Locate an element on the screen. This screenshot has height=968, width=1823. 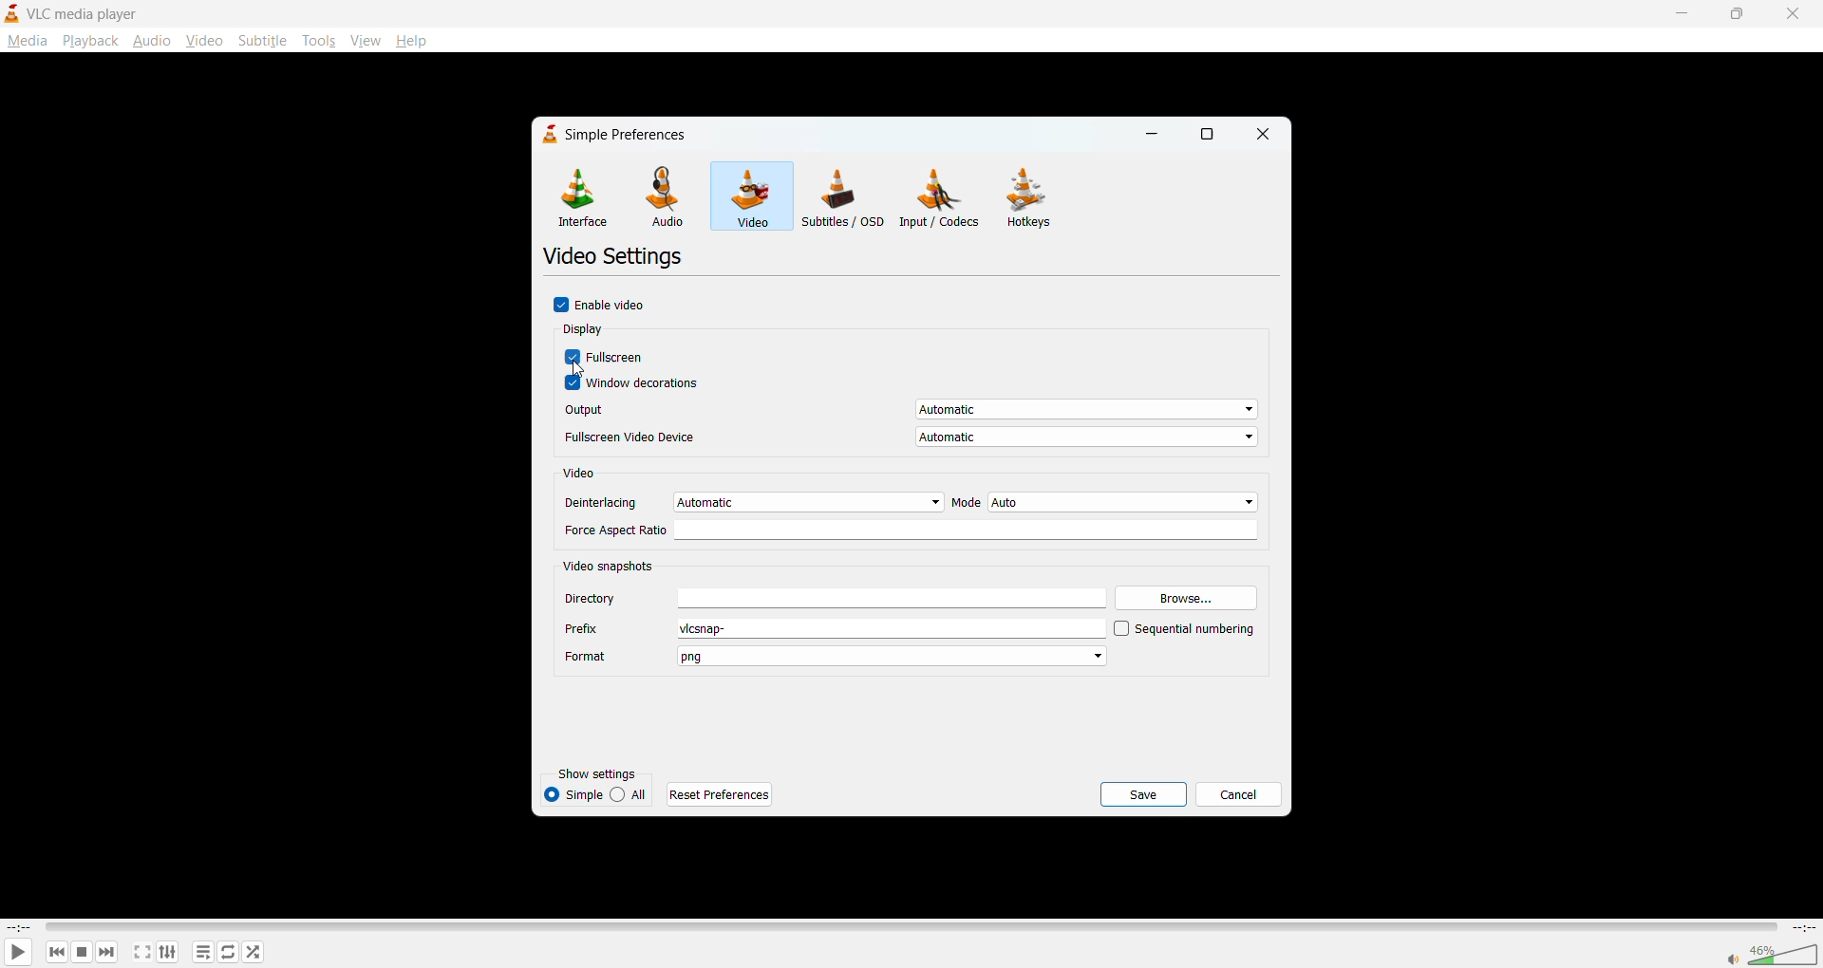
format is located at coordinates (836, 658).